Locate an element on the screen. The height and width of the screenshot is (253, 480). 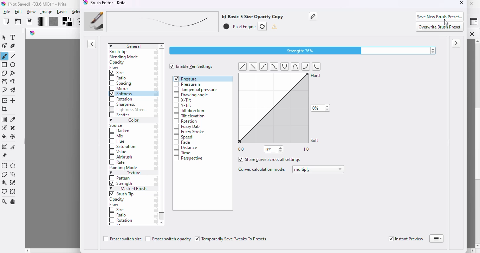
save is located at coordinates (30, 21).